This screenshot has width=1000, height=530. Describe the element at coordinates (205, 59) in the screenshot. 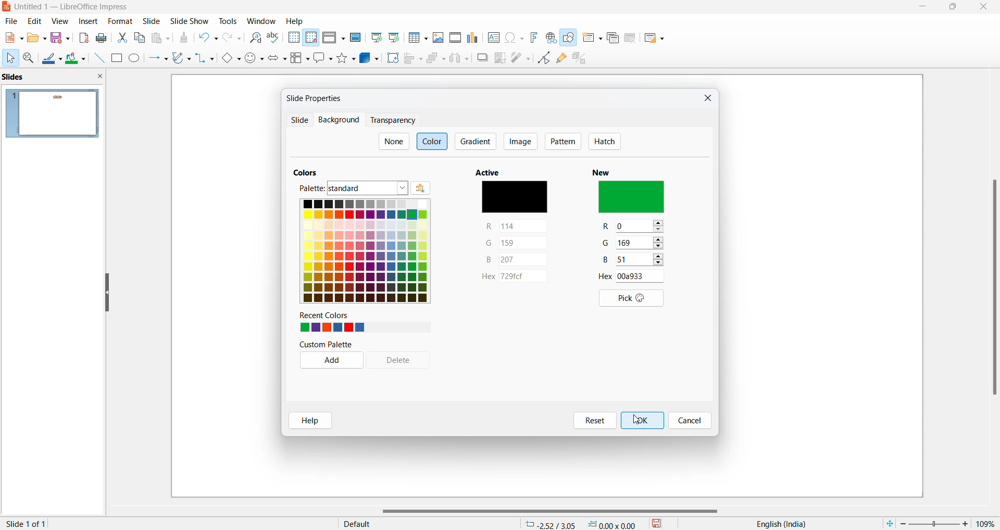

I see `connectors` at that location.